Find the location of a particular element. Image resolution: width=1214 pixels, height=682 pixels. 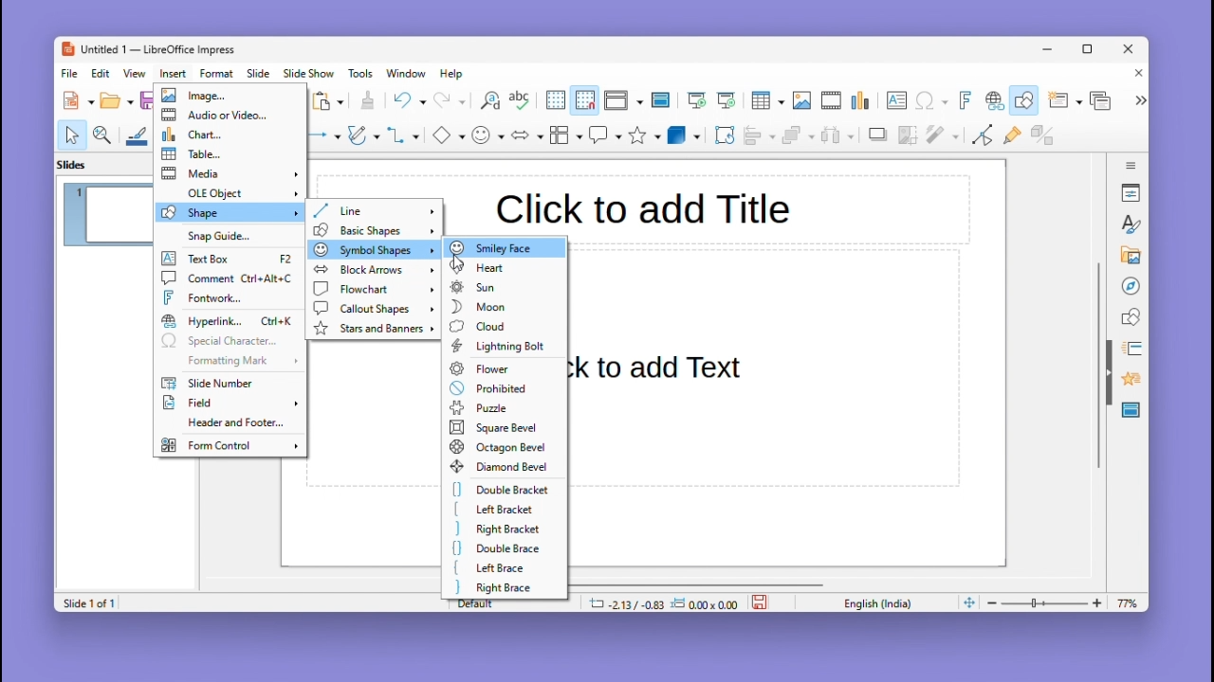

Call out shapes is located at coordinates (372, 308).